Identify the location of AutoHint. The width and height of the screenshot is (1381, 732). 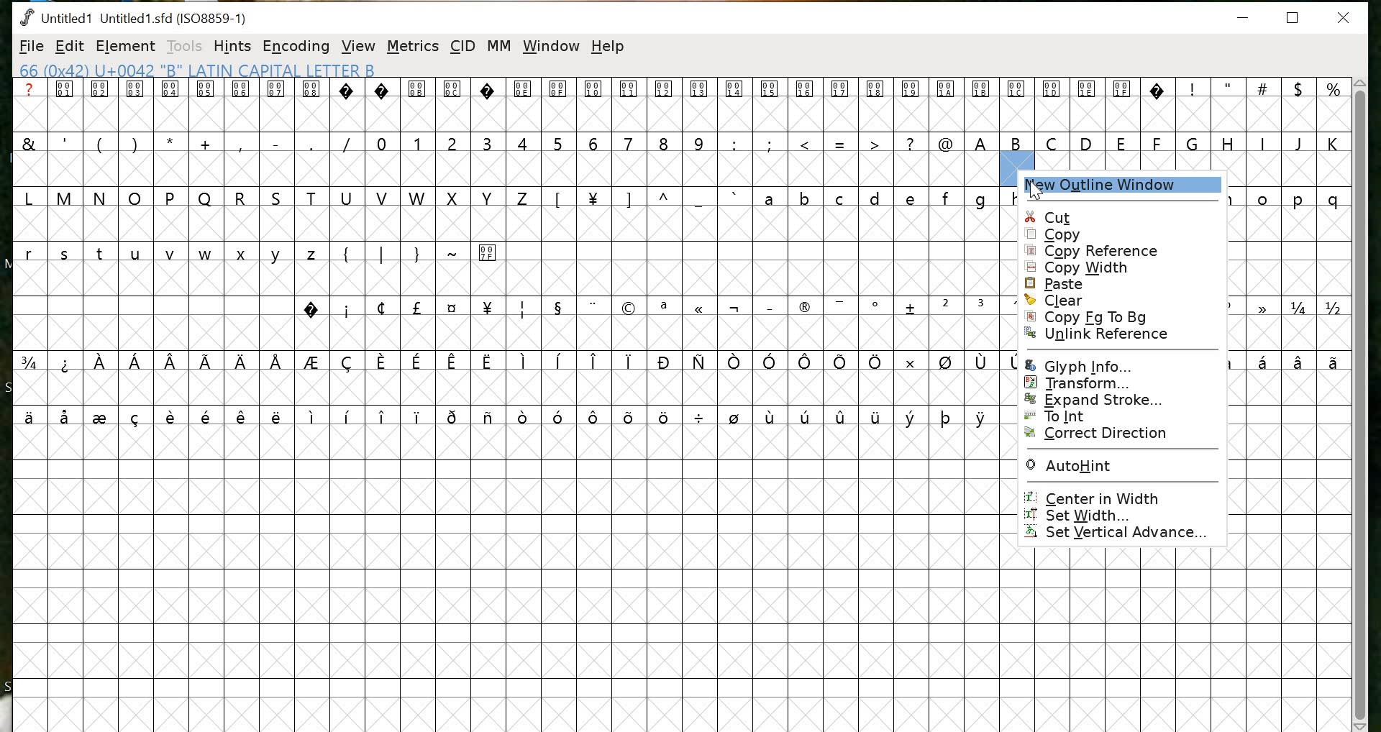
(1121, 465).